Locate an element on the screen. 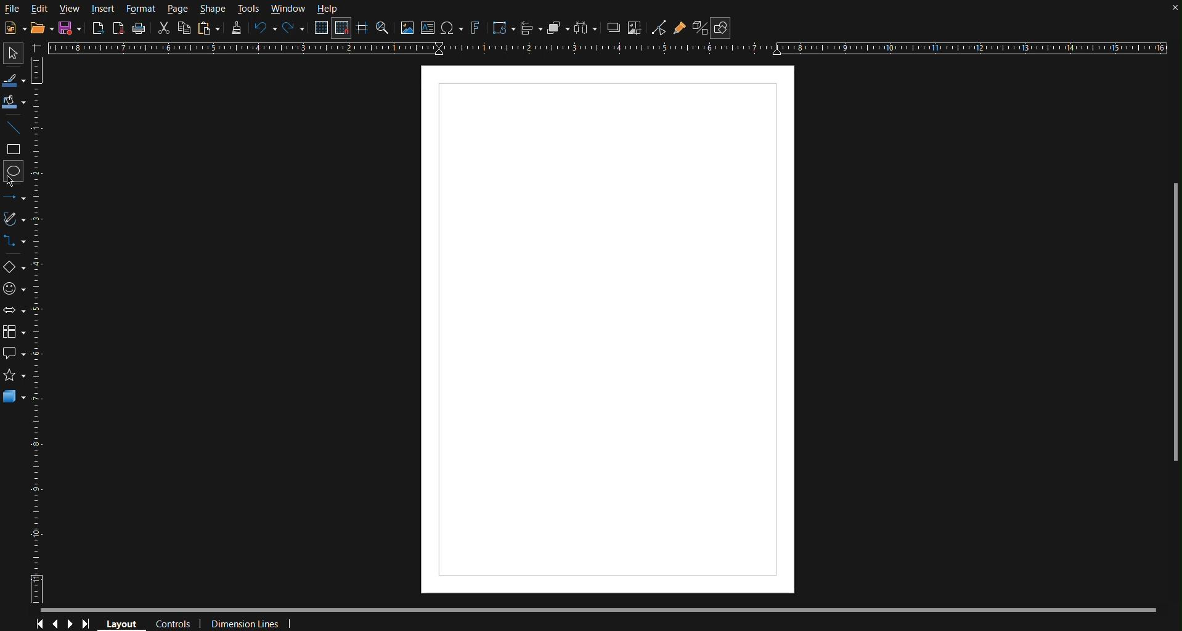  Insert is located at coordinates (102, 7).